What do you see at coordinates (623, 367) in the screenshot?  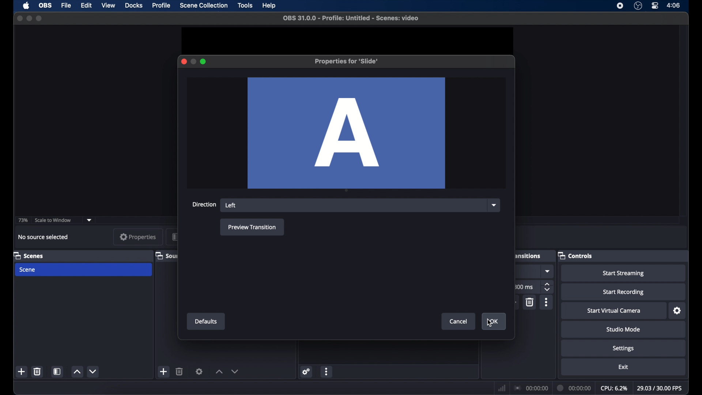 I see `exit` at bounding box center [623, 367].